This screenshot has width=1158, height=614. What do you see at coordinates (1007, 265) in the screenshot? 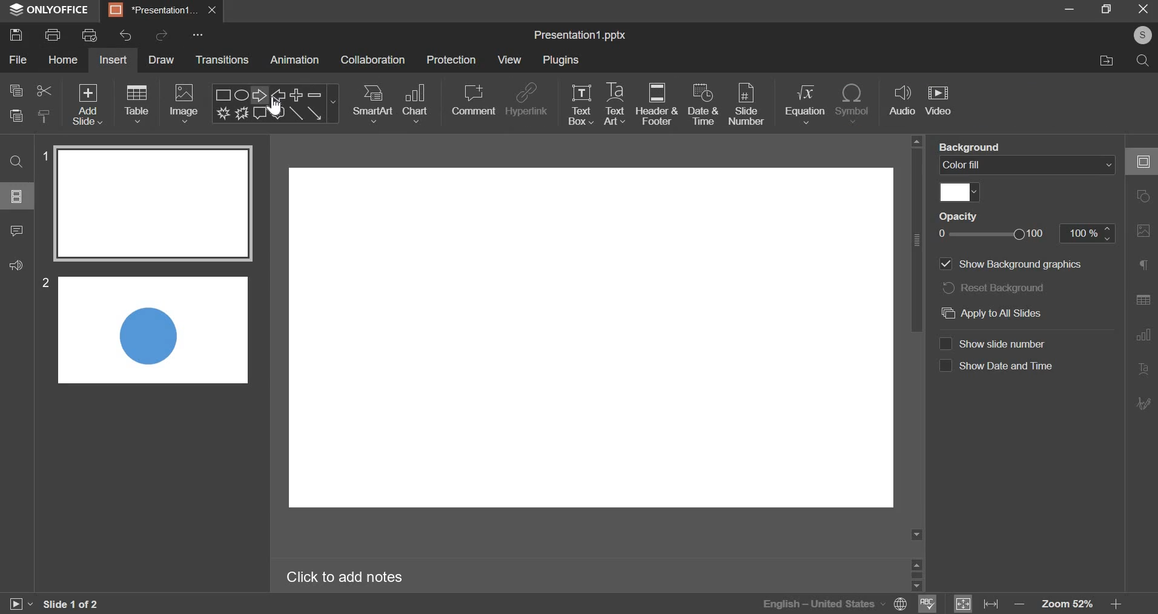
I see `show background graphics` at bounding box center [1007, 265].